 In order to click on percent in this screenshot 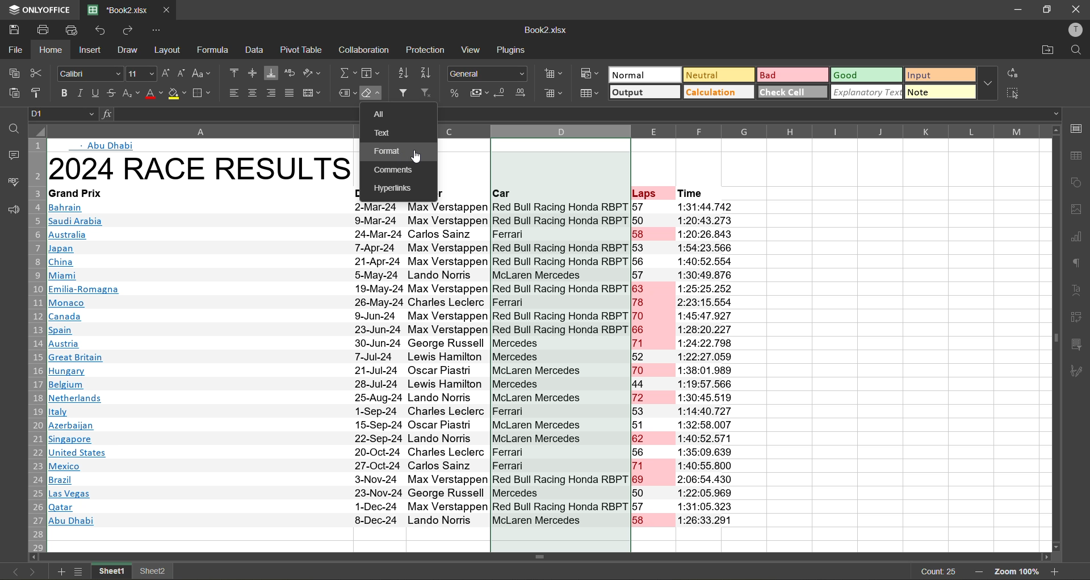, I will do `click(456, 96)`.